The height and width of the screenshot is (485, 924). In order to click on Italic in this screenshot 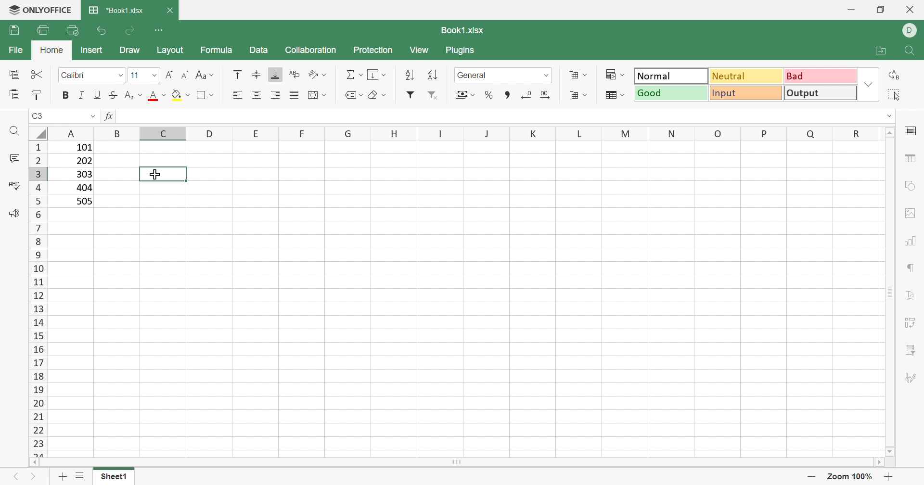, I will do `click(81, 95)`.